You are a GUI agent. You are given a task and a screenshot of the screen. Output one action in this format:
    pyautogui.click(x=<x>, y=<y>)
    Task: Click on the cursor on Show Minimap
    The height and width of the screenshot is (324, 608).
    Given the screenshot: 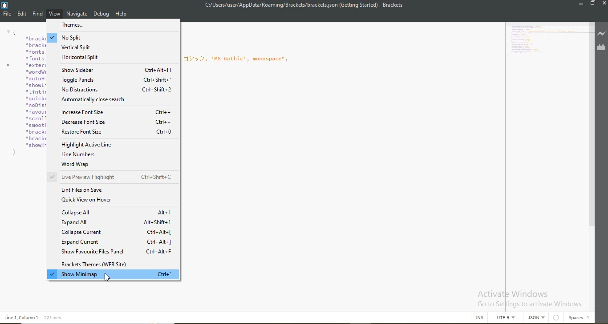 What is the action you would take?
    pyautogui.click(x=108, y=278)
    